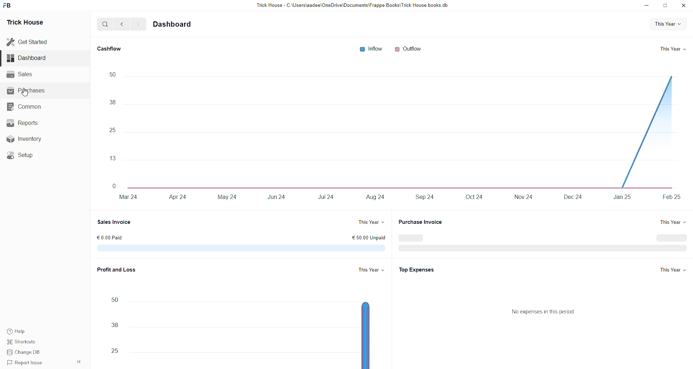 The image size is (693, 369). Describe the element at coordinates (9, 6) in the screenshot. I see `Frappebooks Logo` at that location.